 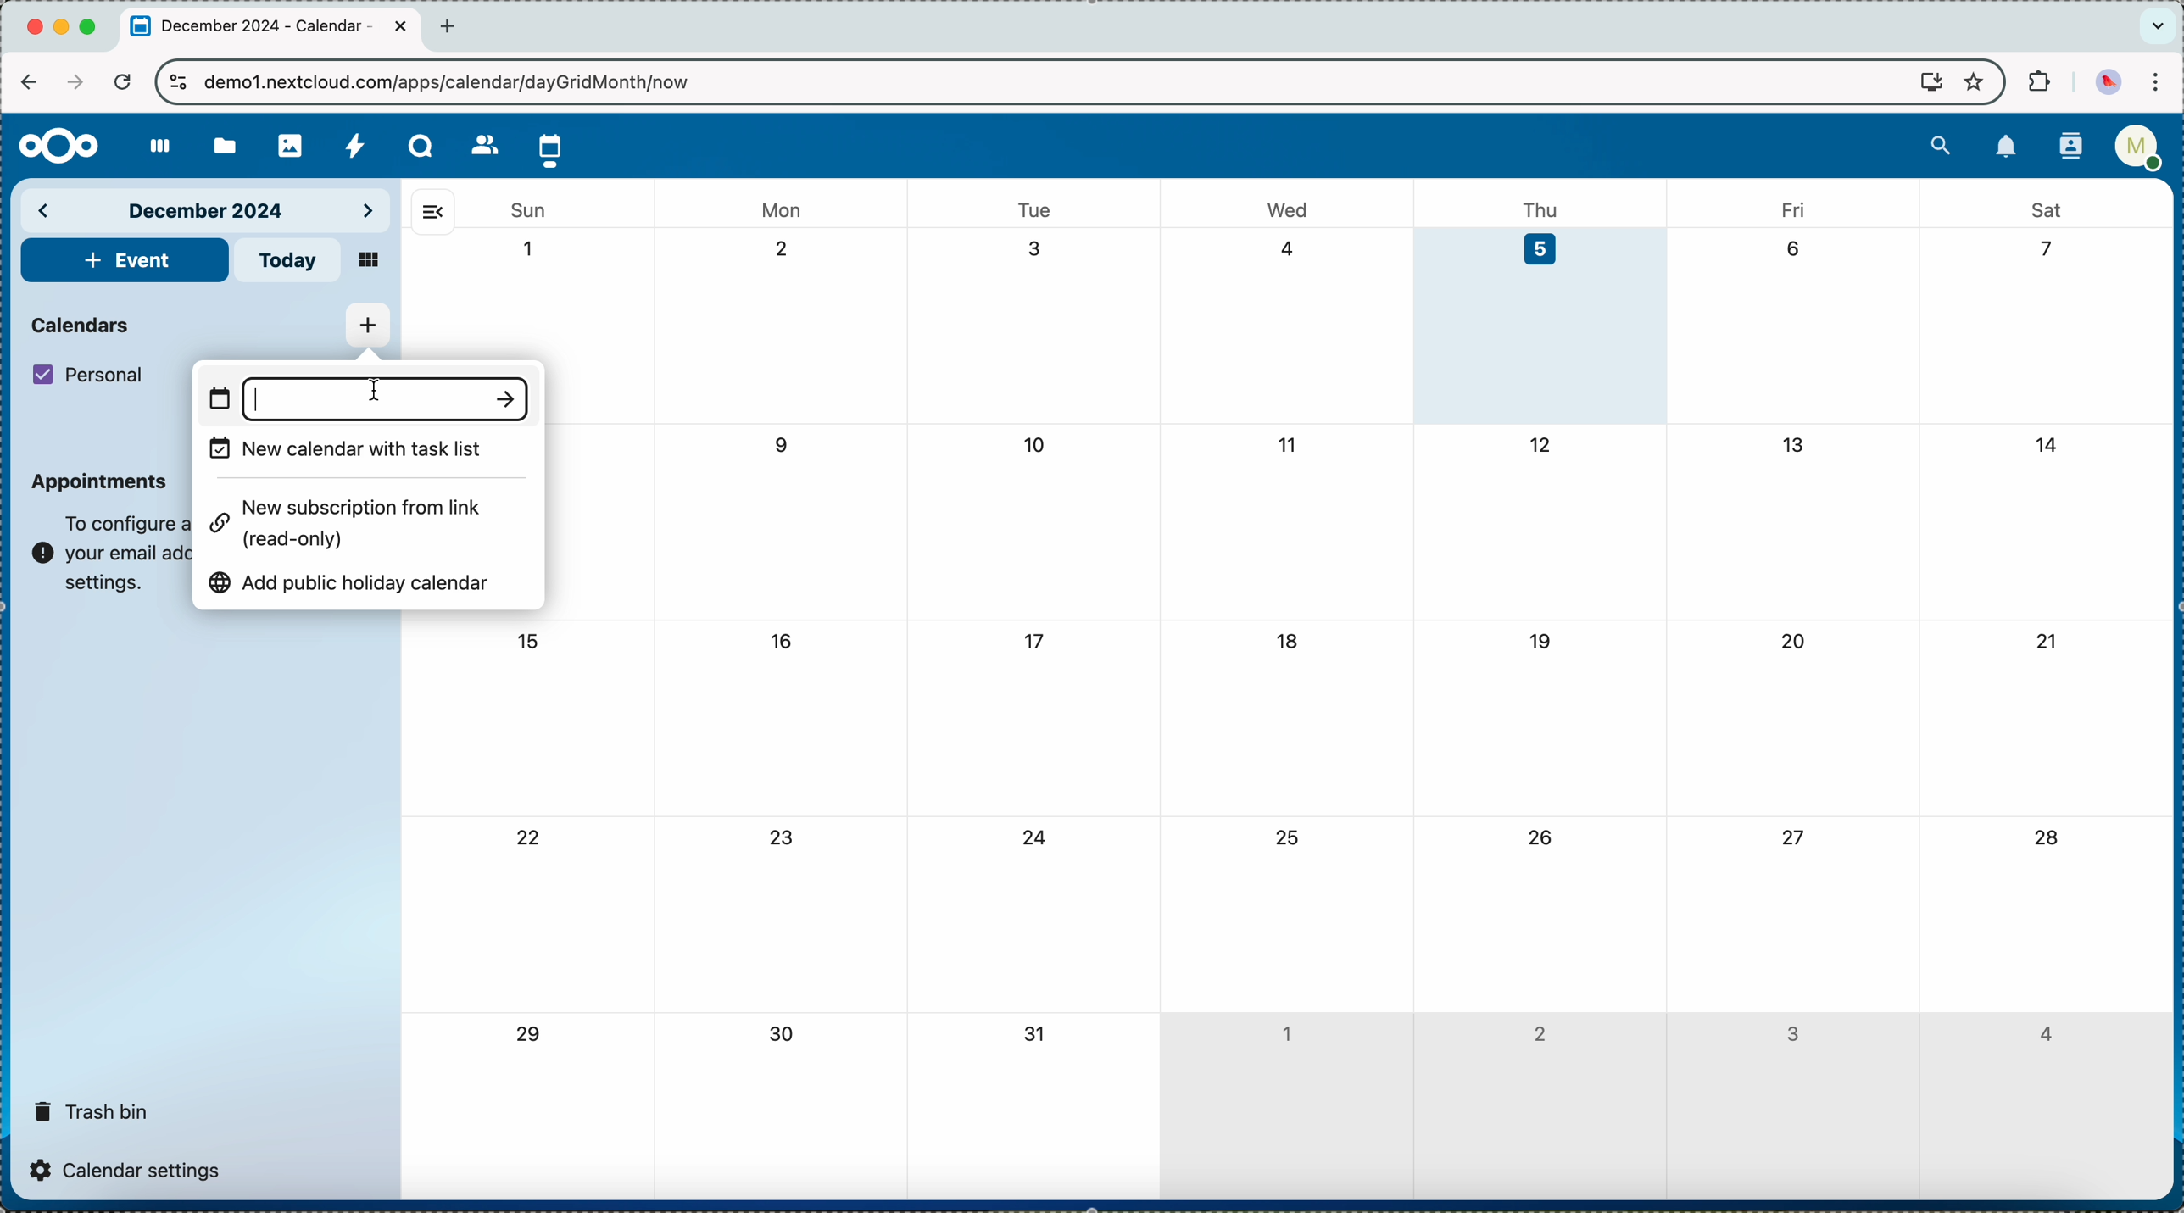 What do you see at coordinates (1923, 83) in the screenshot?
I see `screen` at bounding box center [1923, 83].